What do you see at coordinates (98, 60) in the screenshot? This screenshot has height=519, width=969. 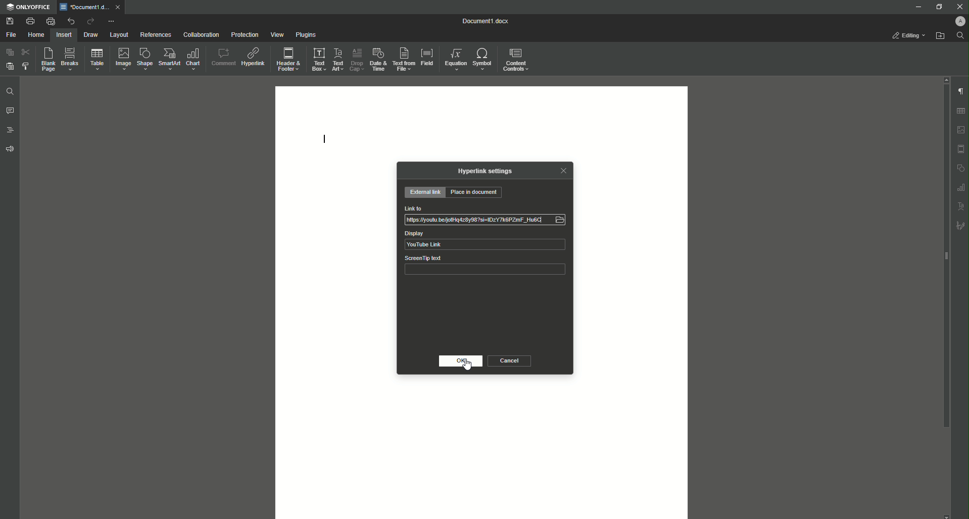 I see `Table` at bounding box center [98, 60].